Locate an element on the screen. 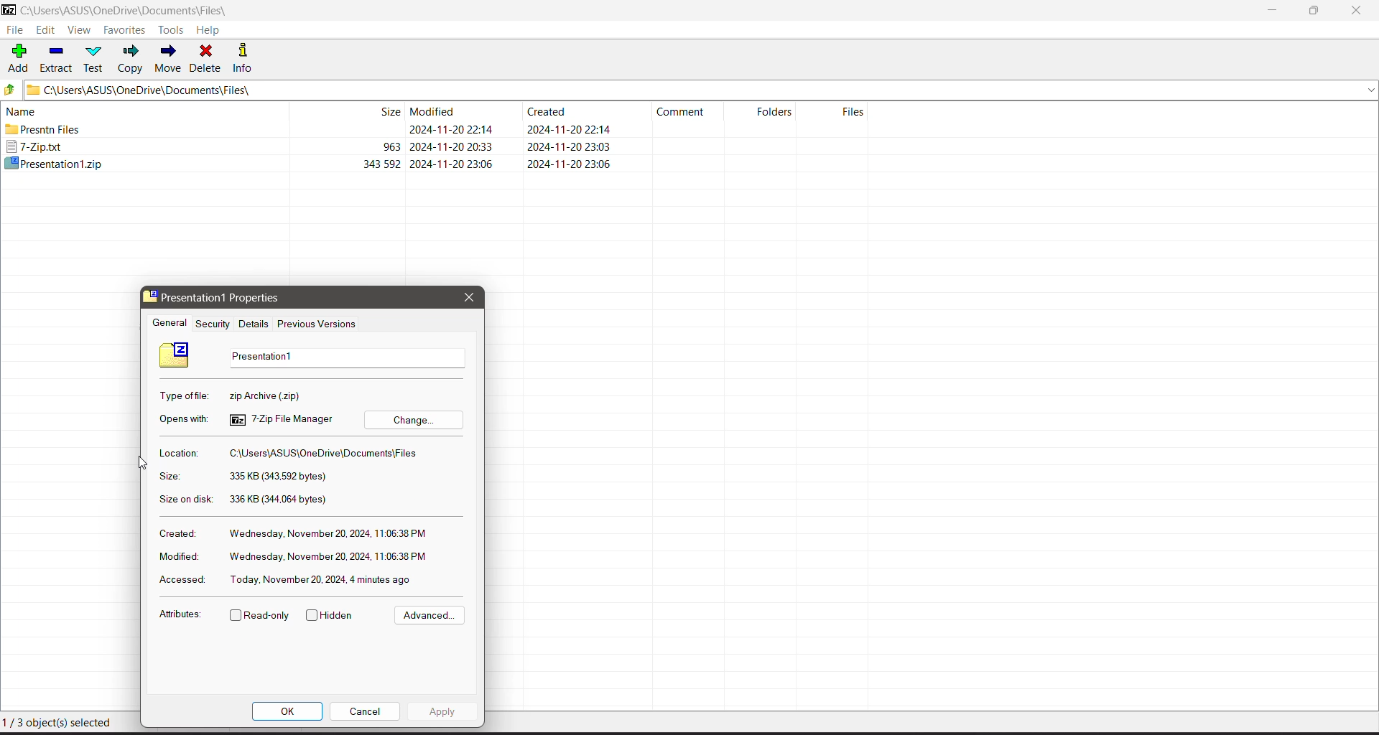 The image size is (1379, 735). Size on disk is located at coordinates (185, 497).